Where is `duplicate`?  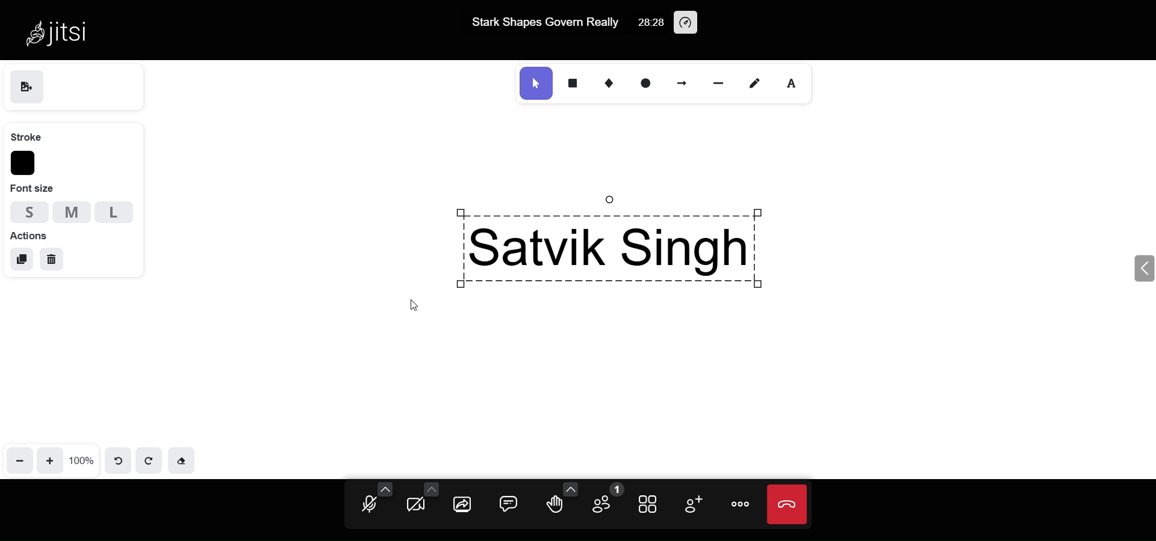 duplicate is located at coordinates (20, 259).